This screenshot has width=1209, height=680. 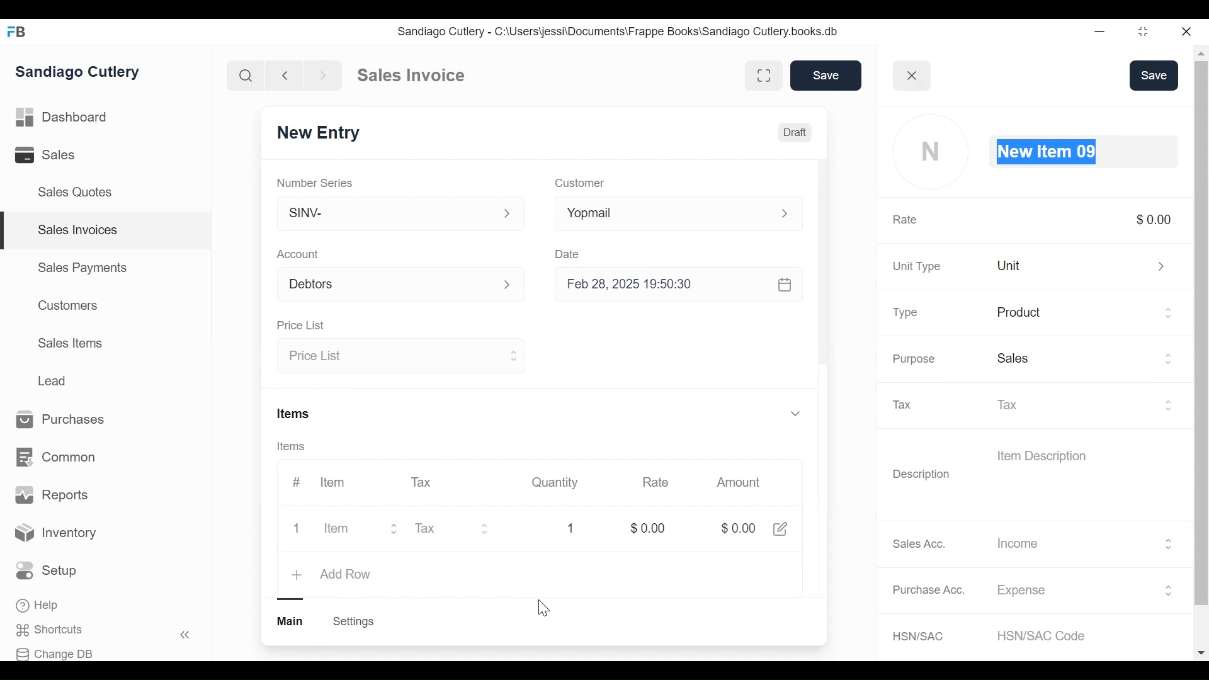 I want to click on Sales Quotes, so click(x=79, y=193).